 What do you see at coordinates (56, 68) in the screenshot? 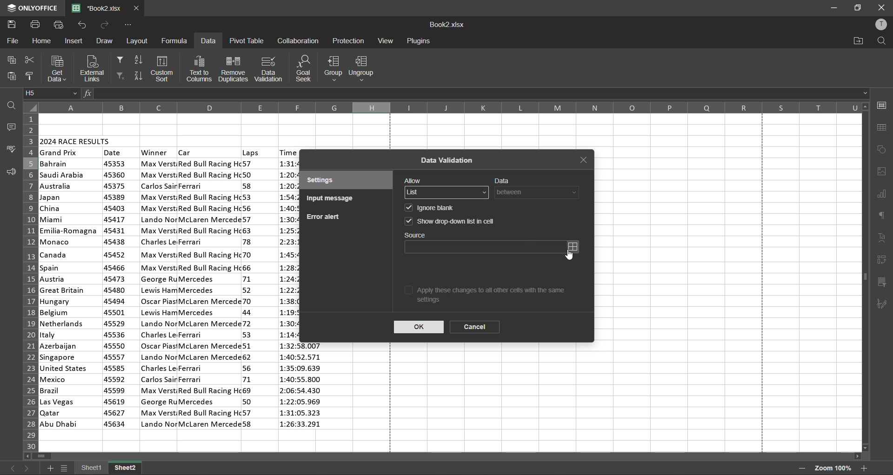
I see `get data` at bounding box center [56, 68].